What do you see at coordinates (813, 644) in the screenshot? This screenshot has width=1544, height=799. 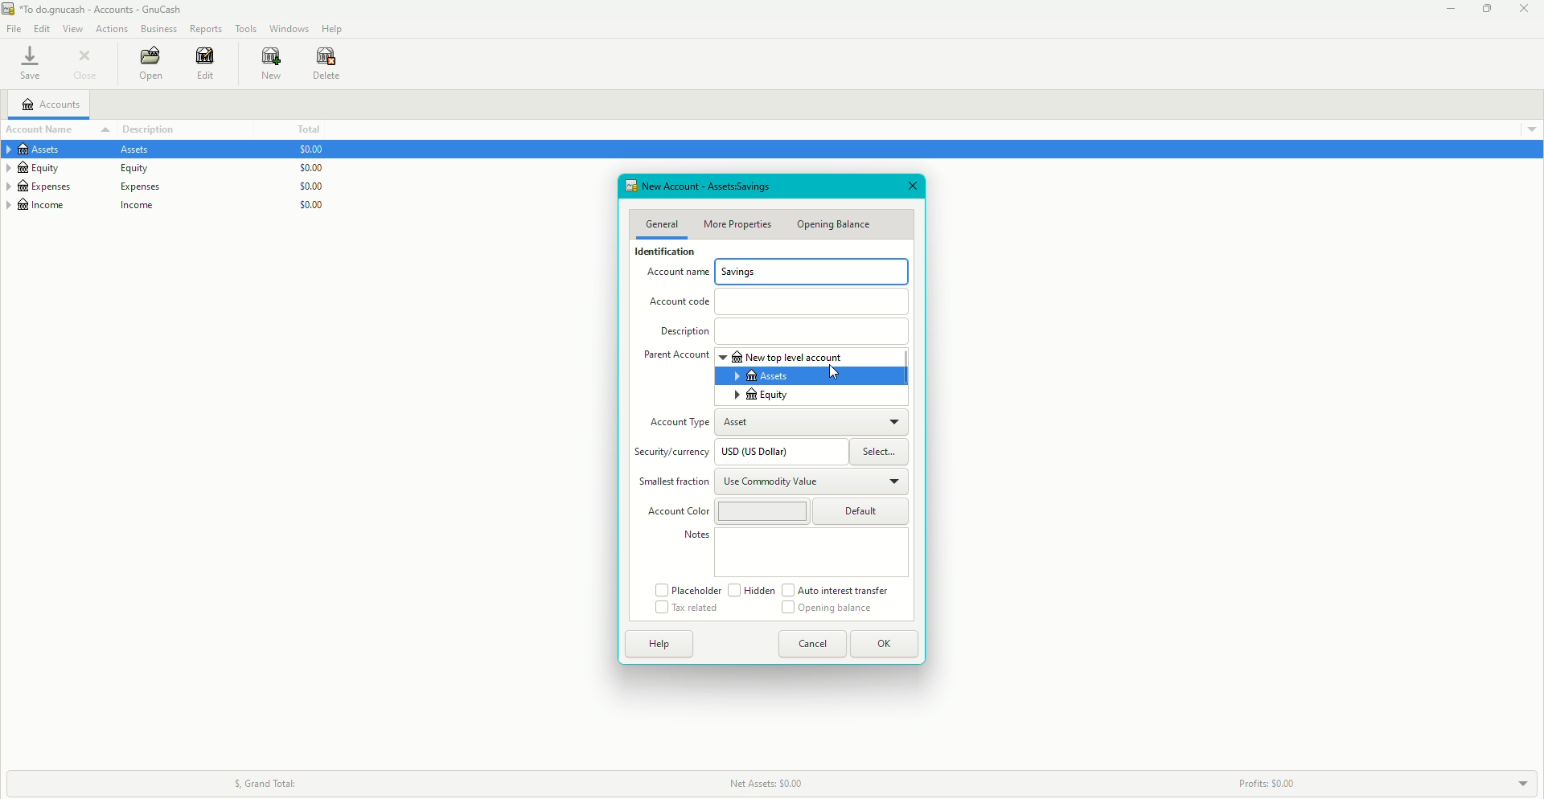 I see `Cancel` at bounding box center [813, 644].